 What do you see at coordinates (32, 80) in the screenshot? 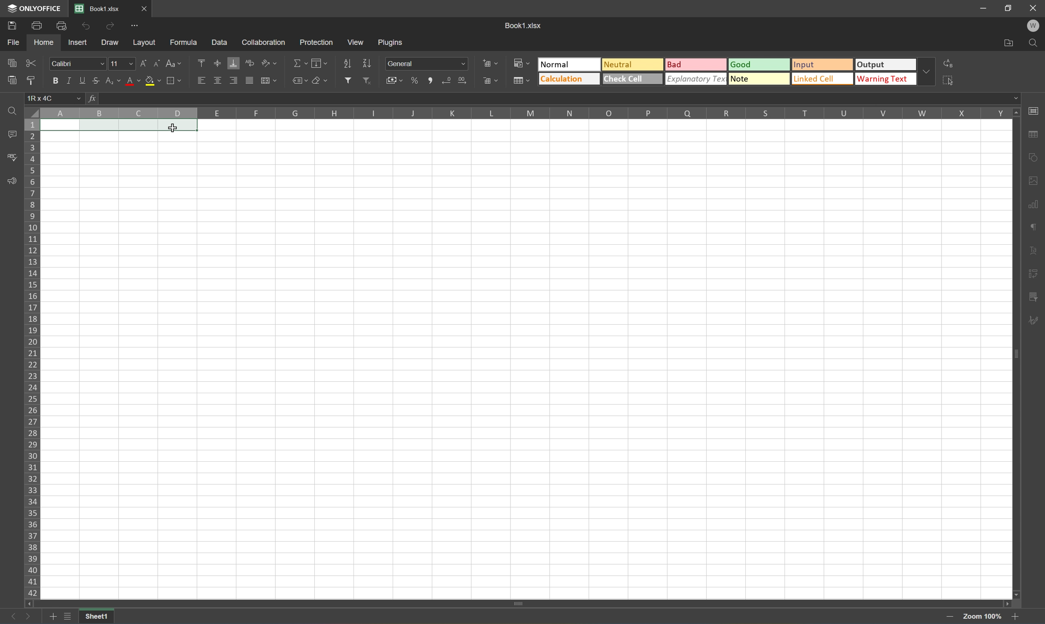
I see `Copy style` at bounding box center [32, 80].